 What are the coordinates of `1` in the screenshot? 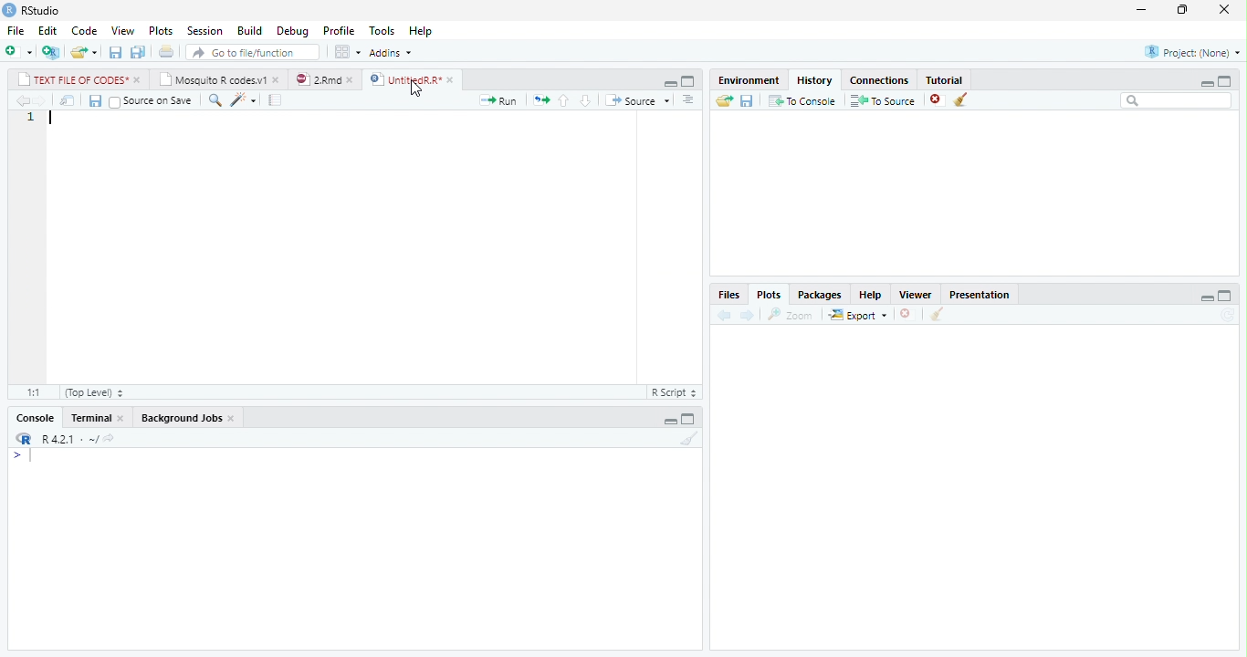 It's located at (31, 118).